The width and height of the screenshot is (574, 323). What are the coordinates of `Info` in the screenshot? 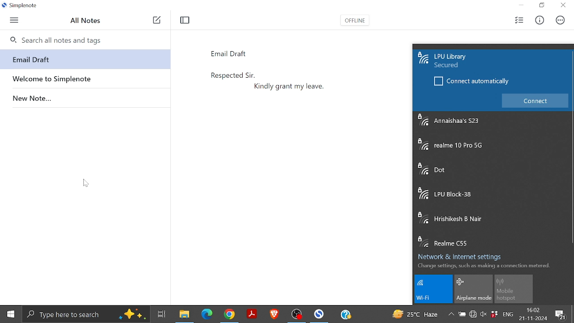 It's located at (539, 21).